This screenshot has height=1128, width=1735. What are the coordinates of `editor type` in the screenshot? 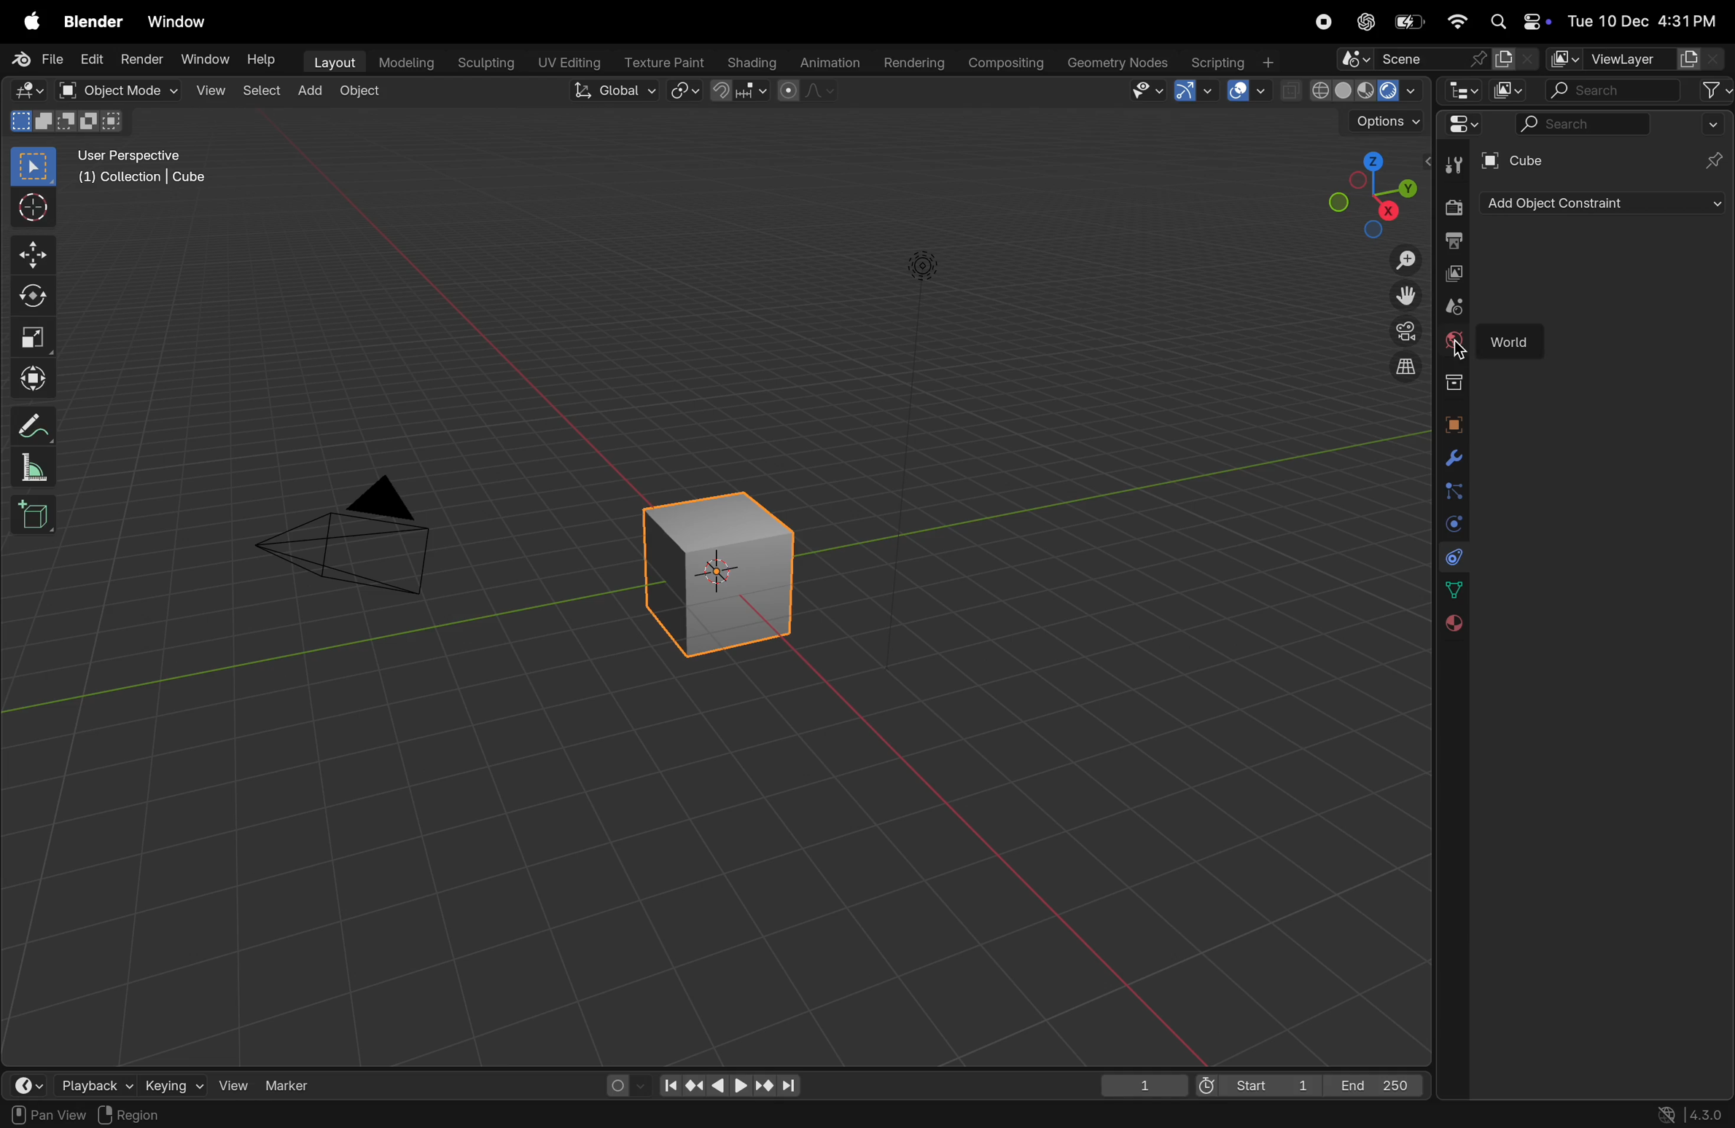 It's located at (32, 91).